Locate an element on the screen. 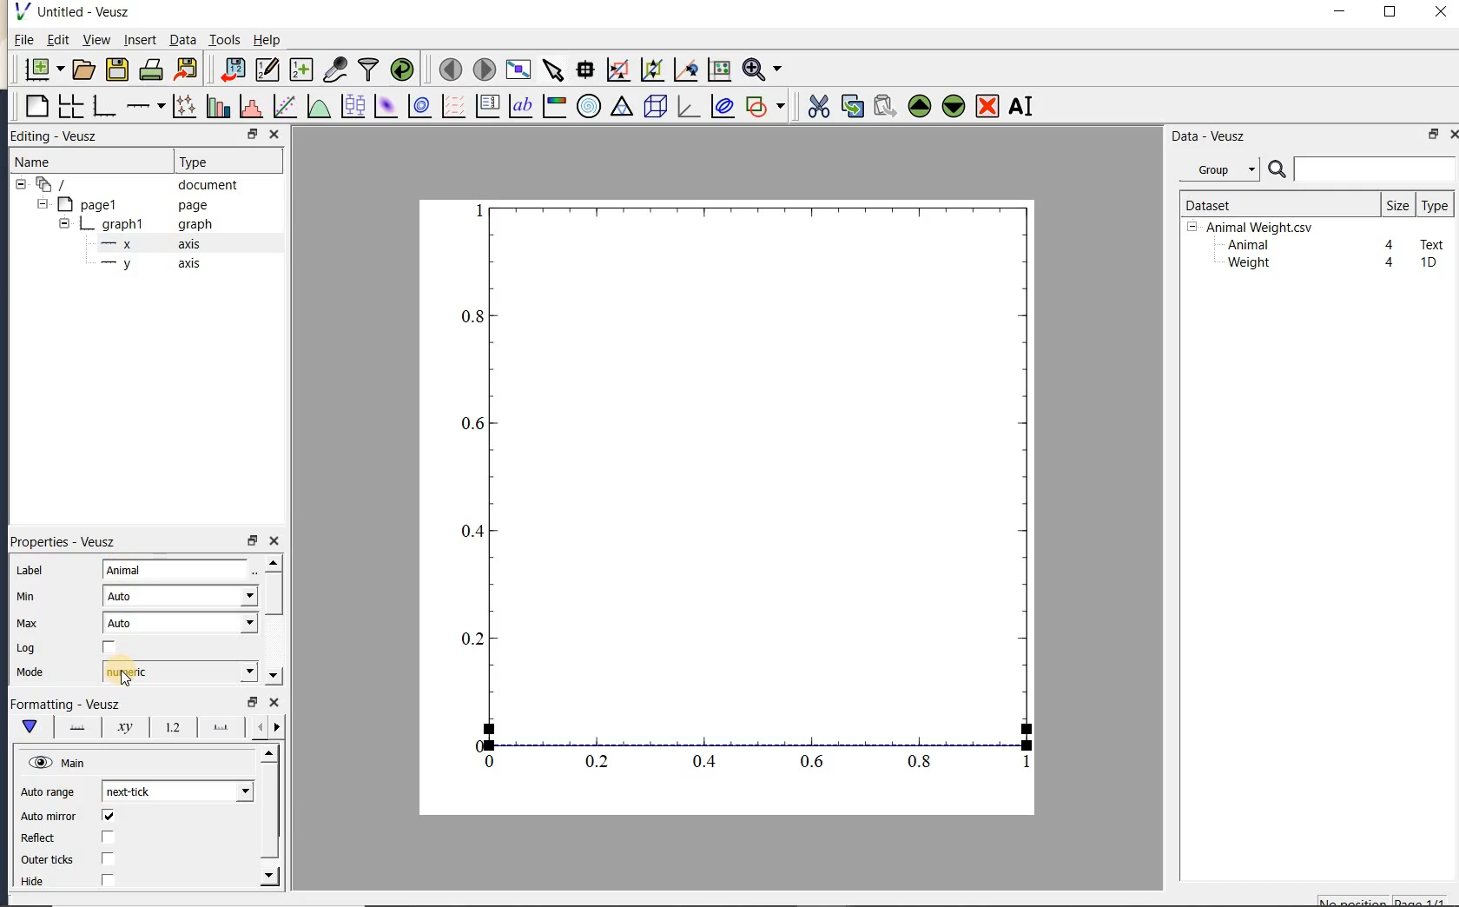 This screenshot has width=1459, height=907. Editing - Veusz is located at coordinates (63, 136).